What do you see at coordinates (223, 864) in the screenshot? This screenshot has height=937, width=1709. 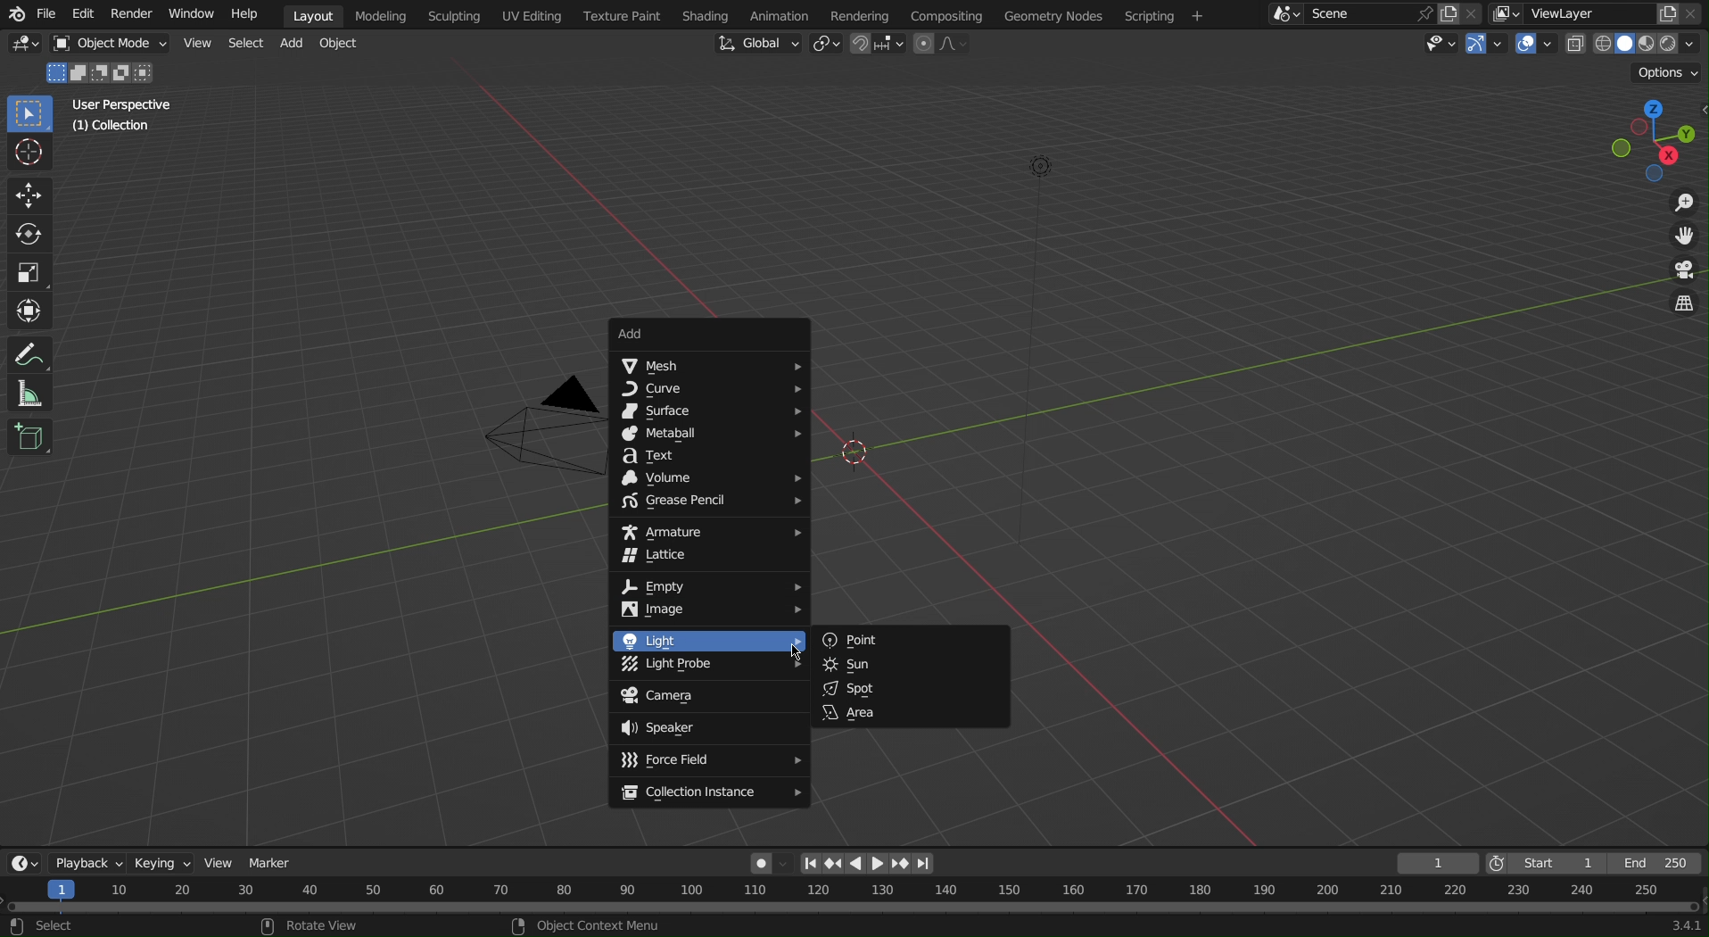 I see `View` at bounding box center [223, 864].